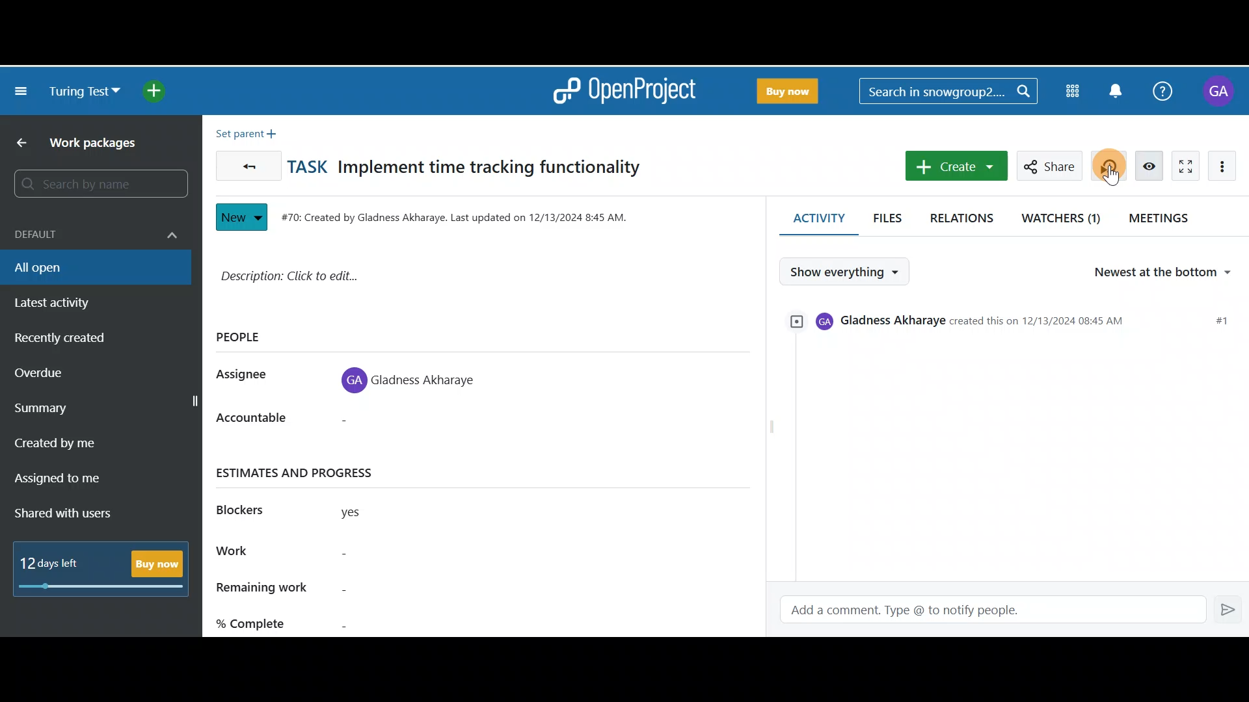 Image resolution: width=1249 pixels, height=702 pixels. Describe the element at coordinates (75, 480) in the screenshot. I see `Assigned to me` at that location.